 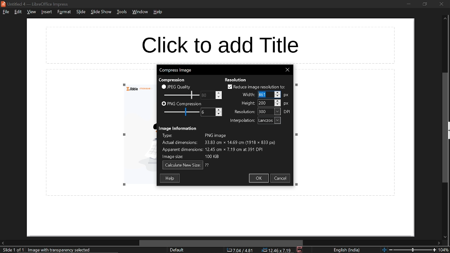 I want to click on text, so click(x=236, y=79).